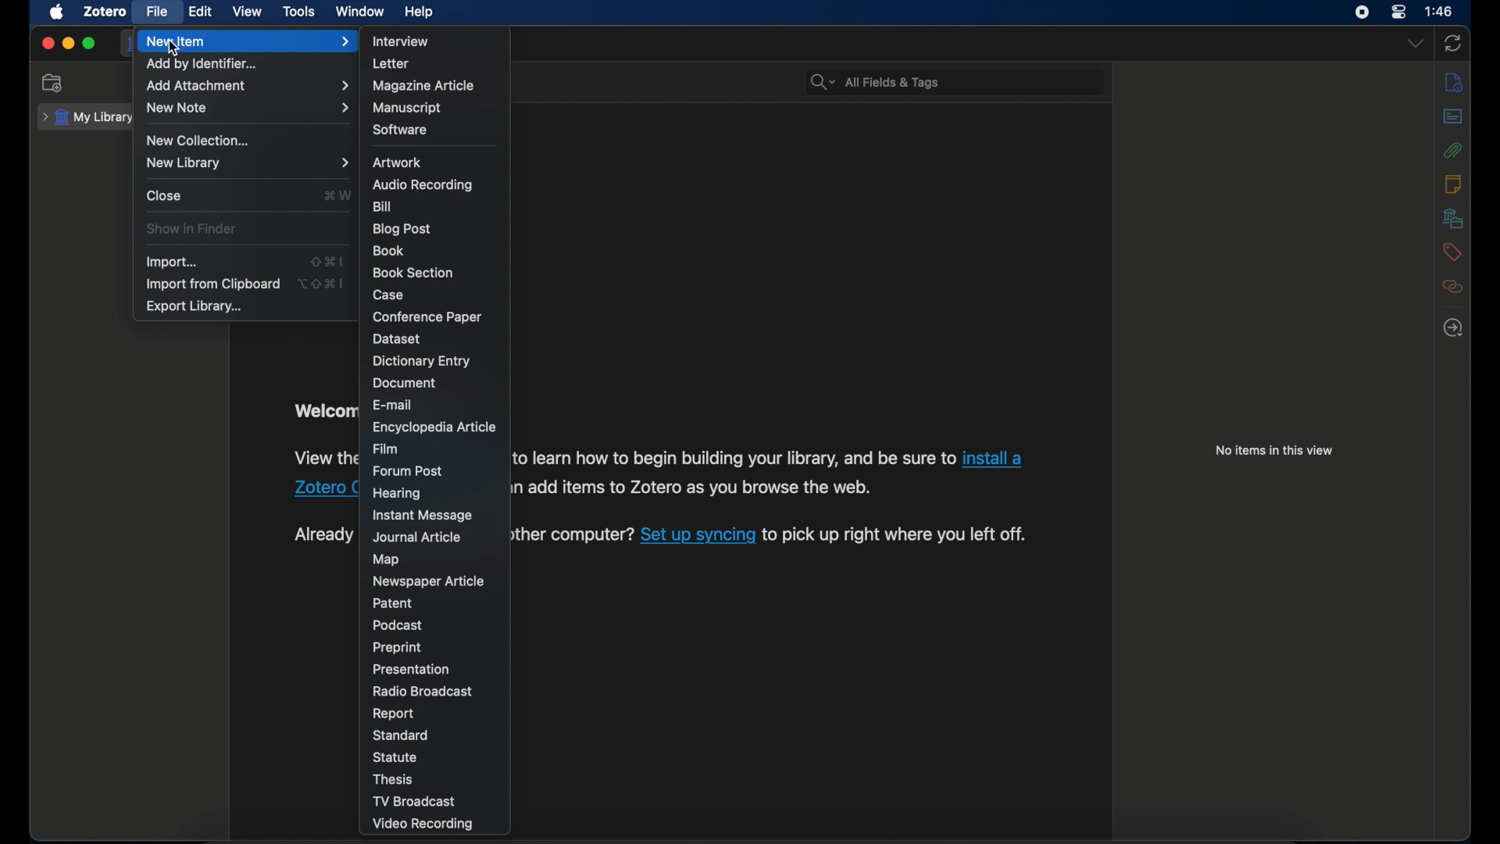 Image resolution: width=1500 pixels, height=844 pixels. I want to click on interview, so click(402, 41).